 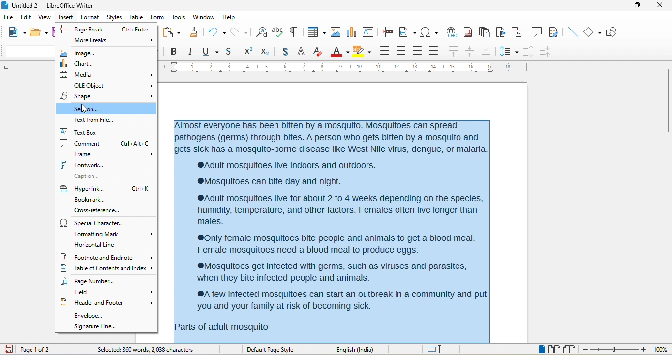 I want to click on italic, so click(x=189, y=51).